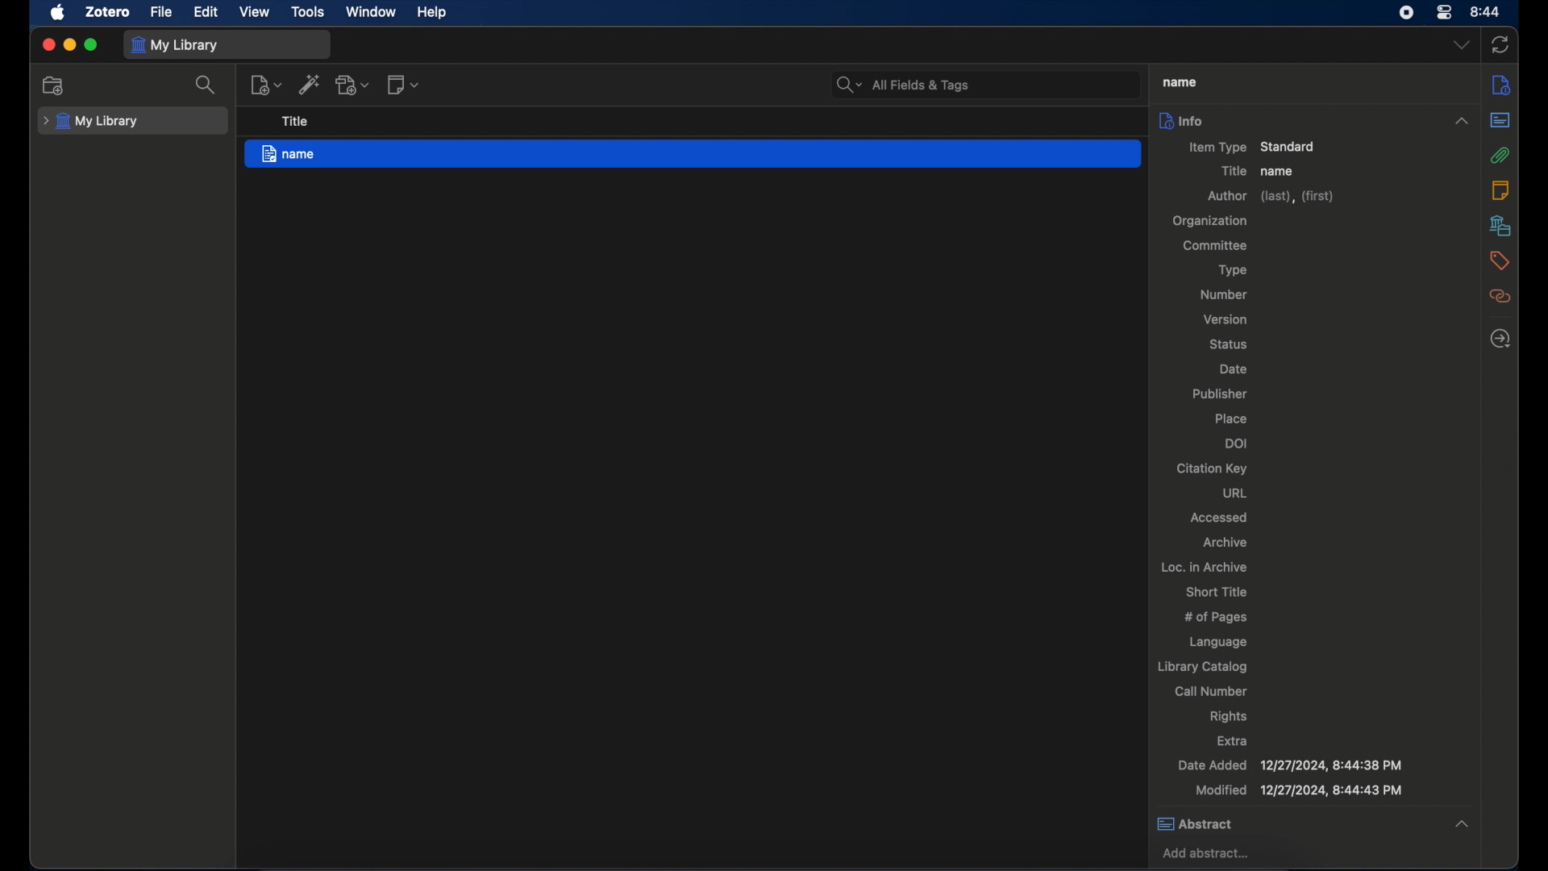 Image resolution: width=1548 pixels, height=871 pixels. Describe the element at coordinates (434, 13) in the screenshot. I see `help` at that location.